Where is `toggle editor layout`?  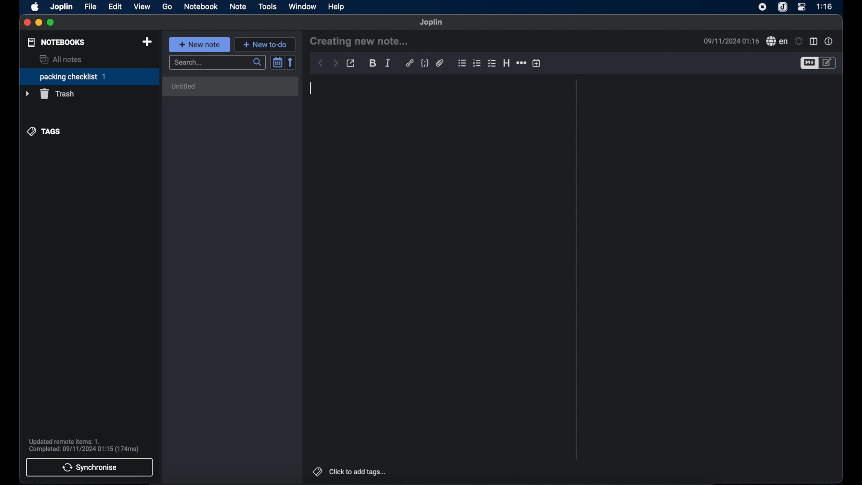 toggle editor layout is located at coordinates (814, 41).